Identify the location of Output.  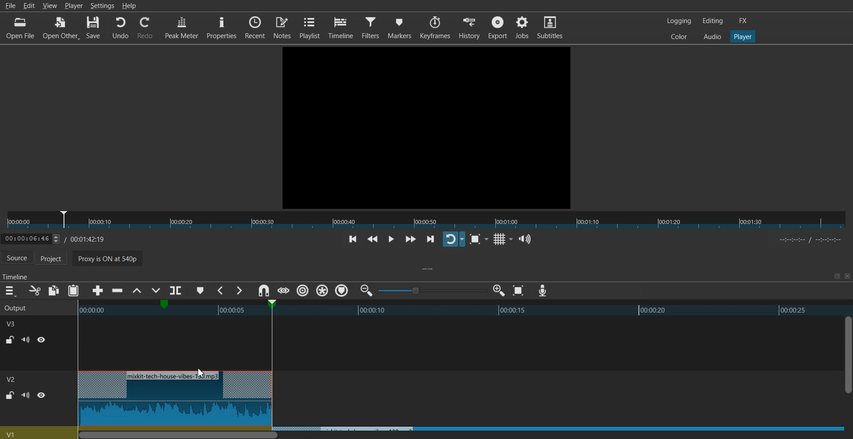
(28, 307).